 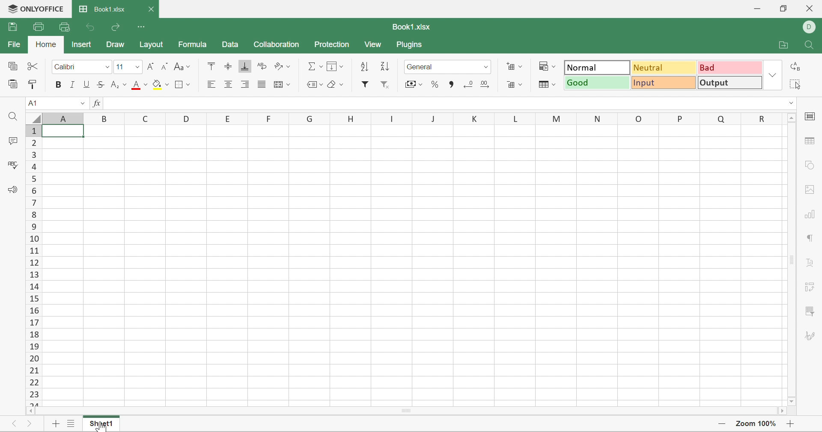 What do you see at coordinates (315, 67) in the screenshot?
I see `Summation` at bounding box center [315, 67].